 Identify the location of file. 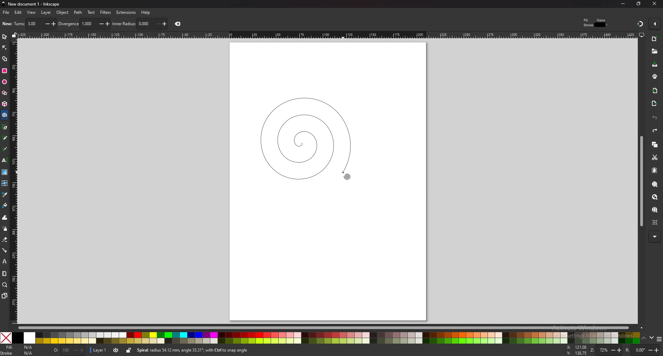
(6, 13).